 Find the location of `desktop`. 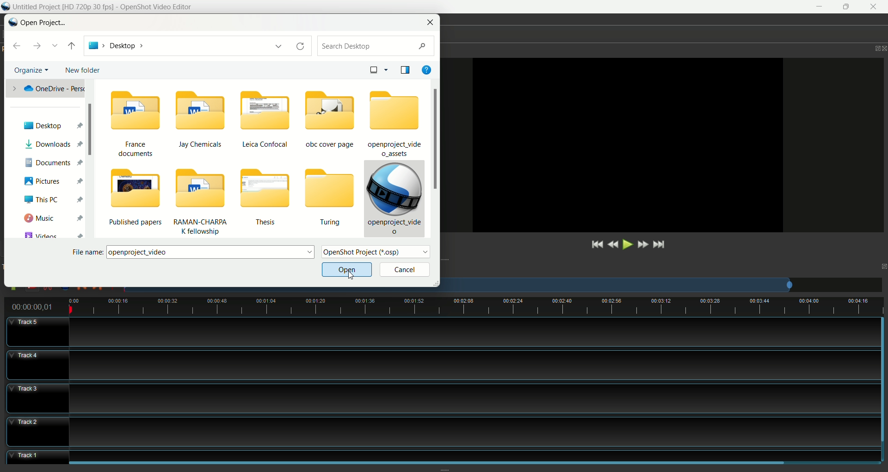

desktop is located at coordinates (54, 122).